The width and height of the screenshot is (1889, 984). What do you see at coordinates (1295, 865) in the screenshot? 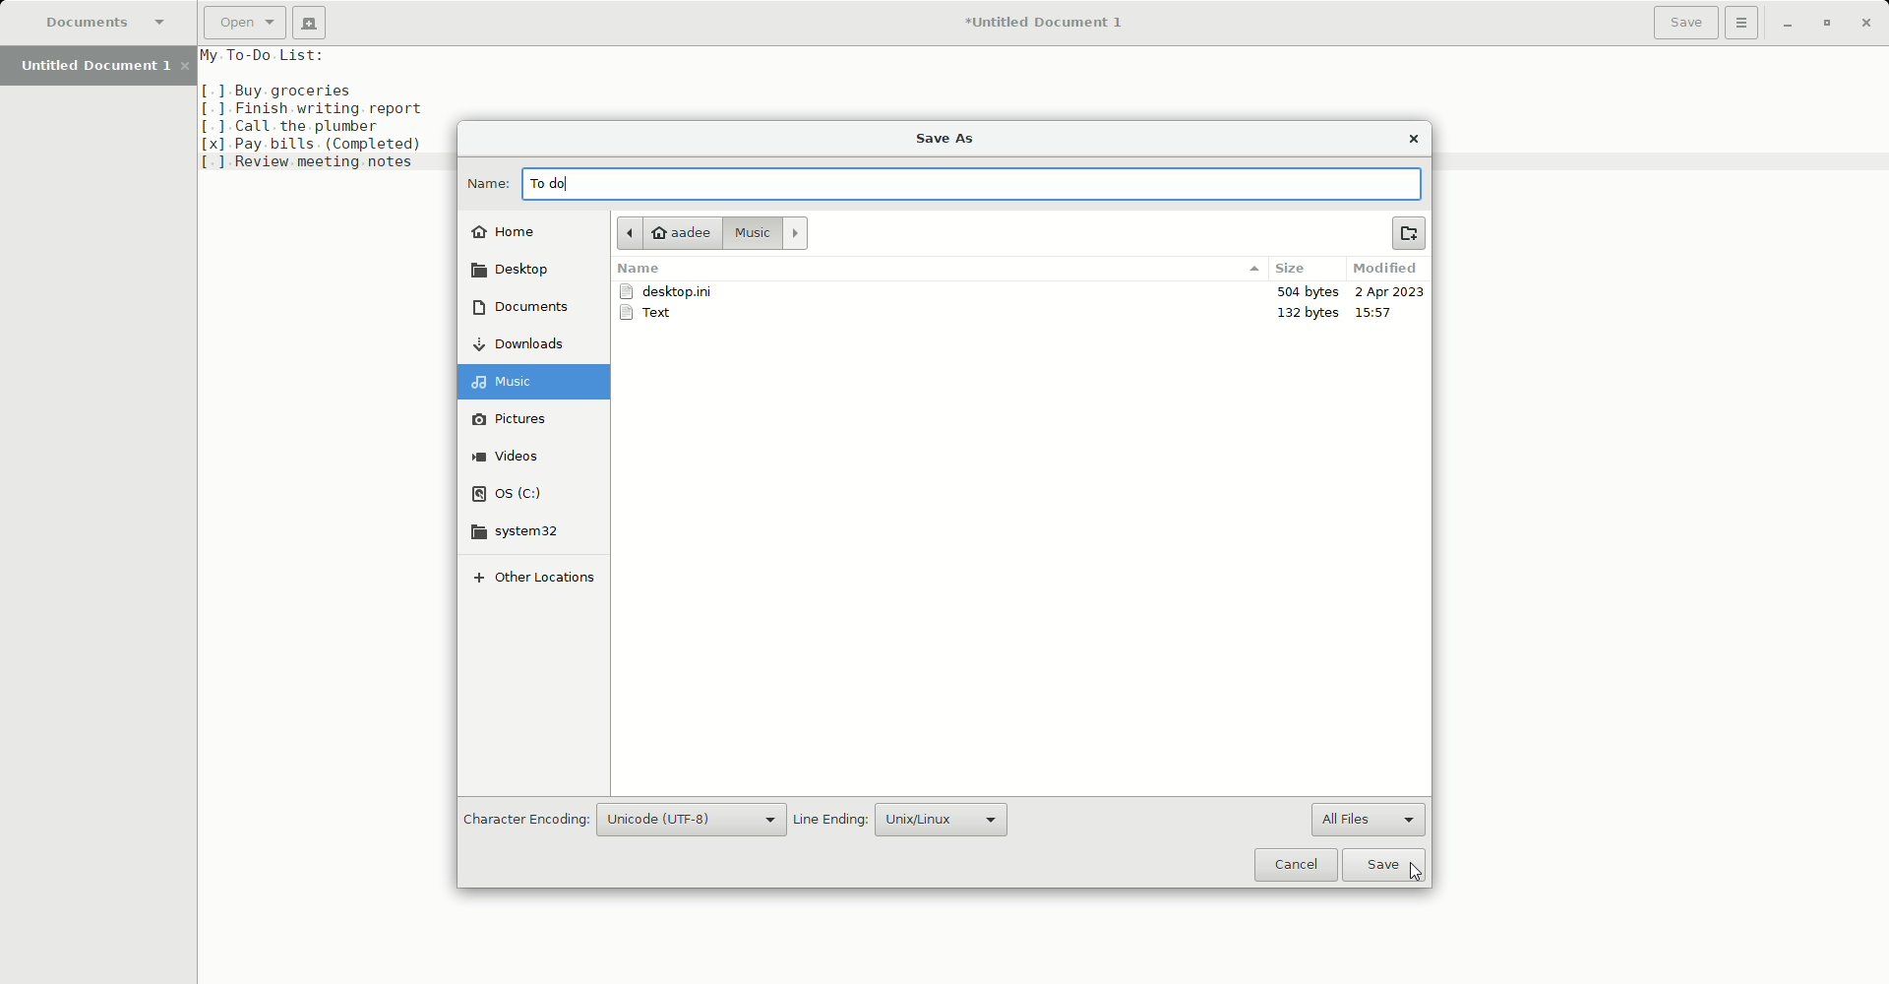
I see `Cancel` at bounding box center [1295, 865].